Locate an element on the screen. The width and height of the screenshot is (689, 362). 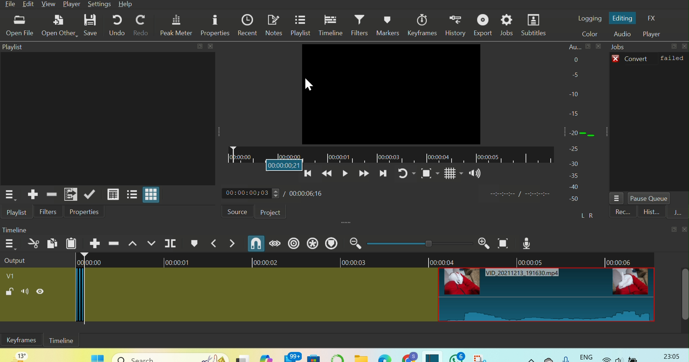
Marker is located at coordinates (195, 243).